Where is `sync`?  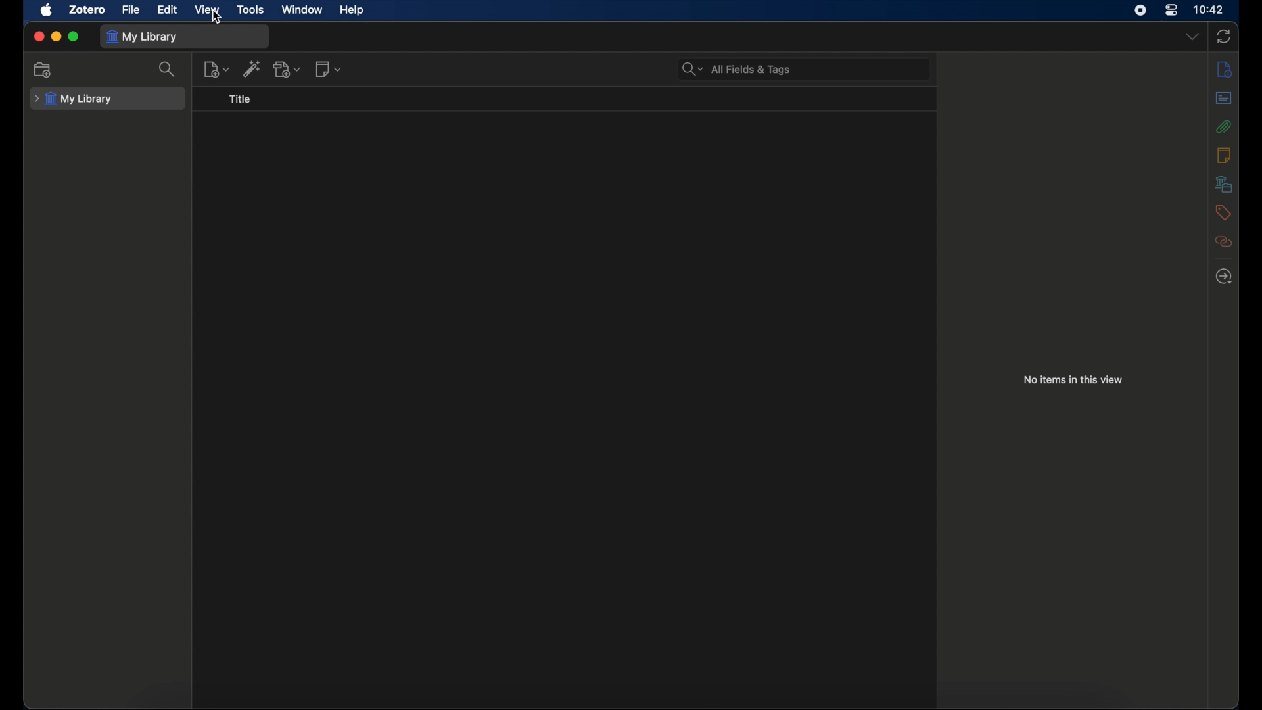
sync is located at coordinates (1224, 36).